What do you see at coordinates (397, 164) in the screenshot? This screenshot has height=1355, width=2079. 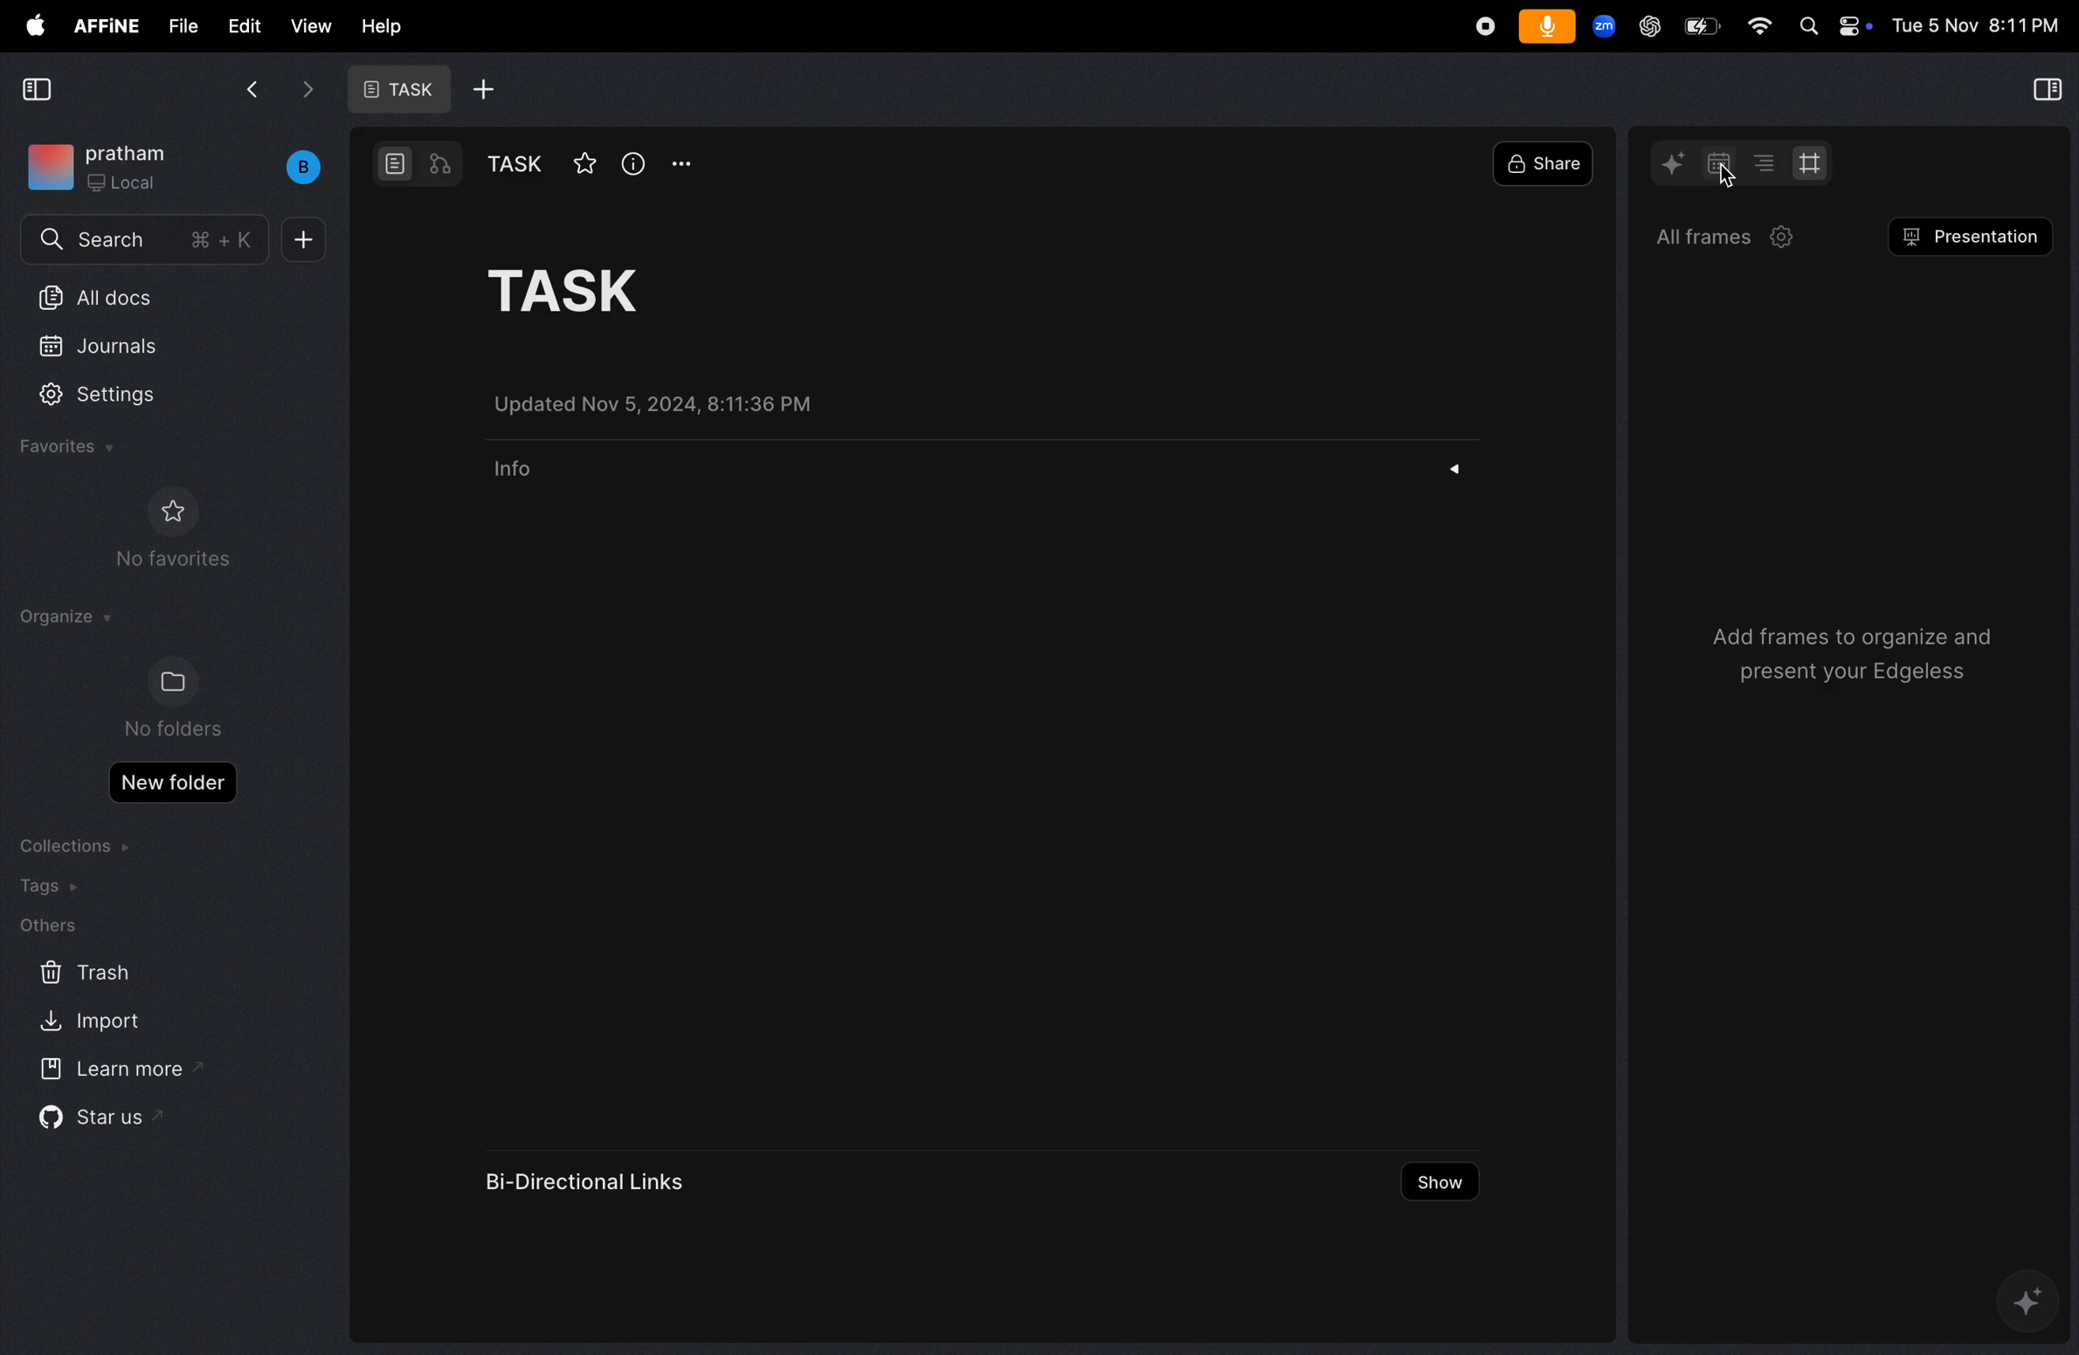 I see `doc` at bounding box center [397, 164].